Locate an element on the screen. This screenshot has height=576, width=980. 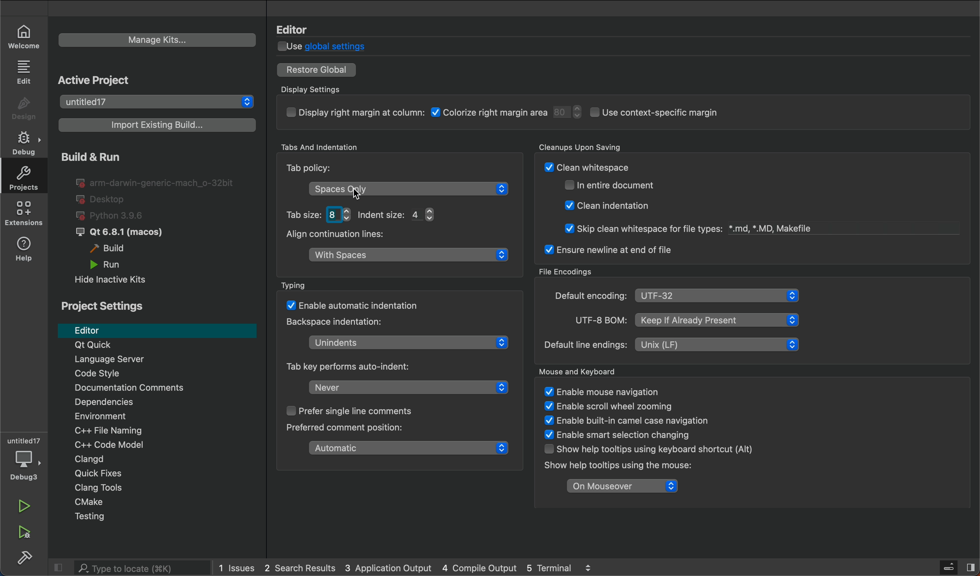
Skip clean whitespace for file types: *.md, *.MD, Makefile is located at coordinates (683, 226).